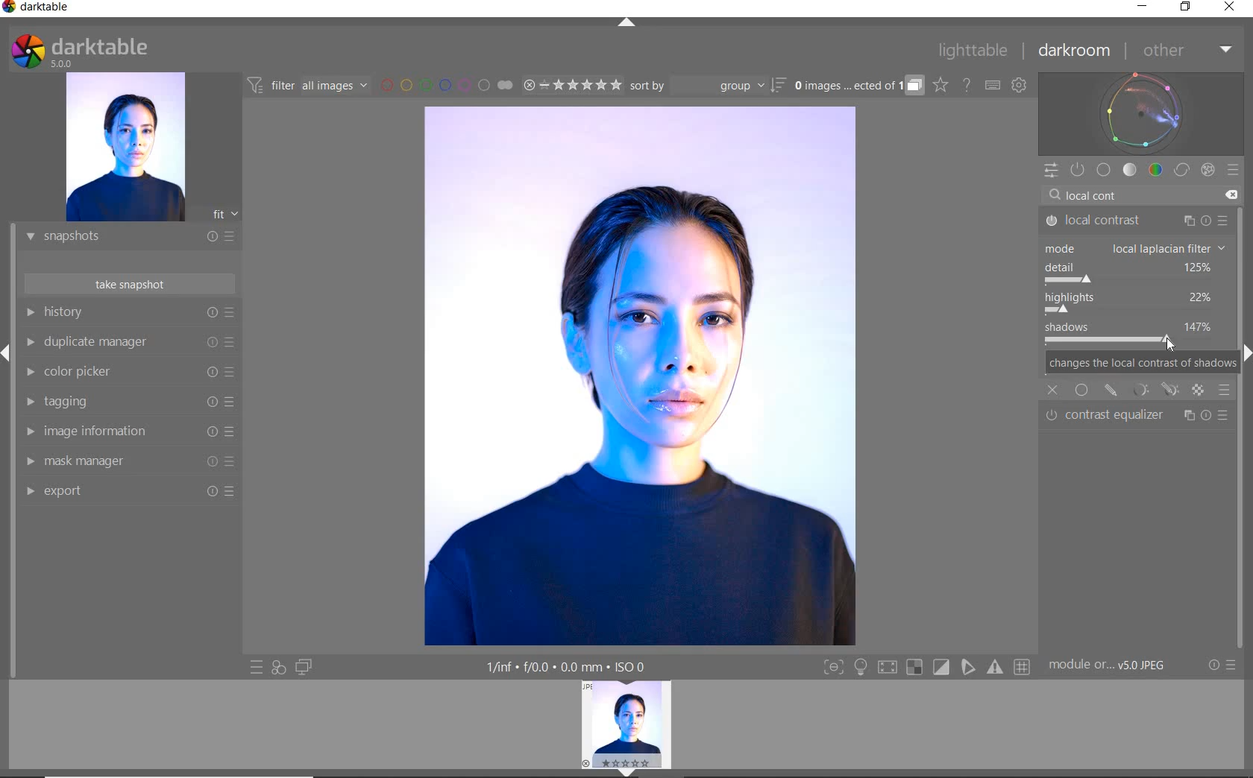 Image resolution: width=1253 pixels, height=778 pixels. Describe the element at coordinates (1183, 171) in the screenshot. I see `CORRECT` at that location.